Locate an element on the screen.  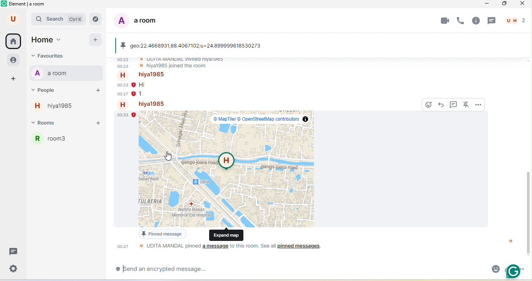
h is located at coordinates (125, 76).